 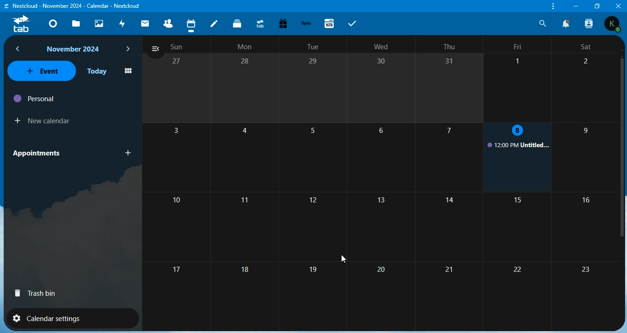 What do you see at coordinates (77, 23) in the screenshot?
I see `files` at bounding box center [77, 23].